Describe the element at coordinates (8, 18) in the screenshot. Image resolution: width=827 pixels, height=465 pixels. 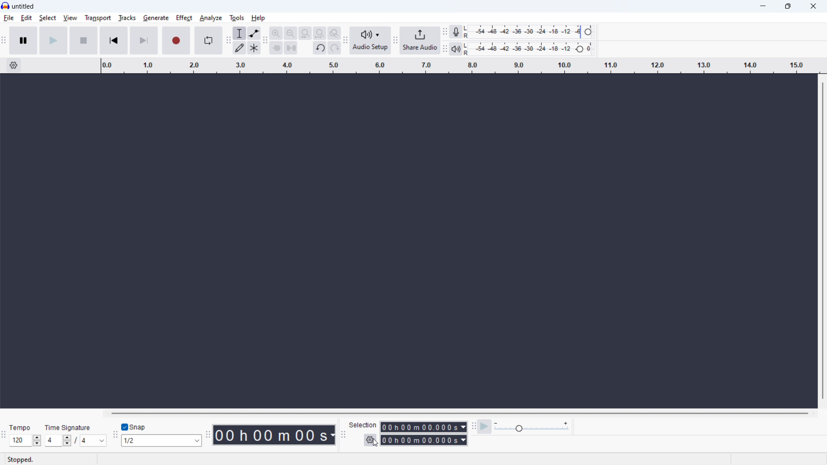
I see `file` at that location.